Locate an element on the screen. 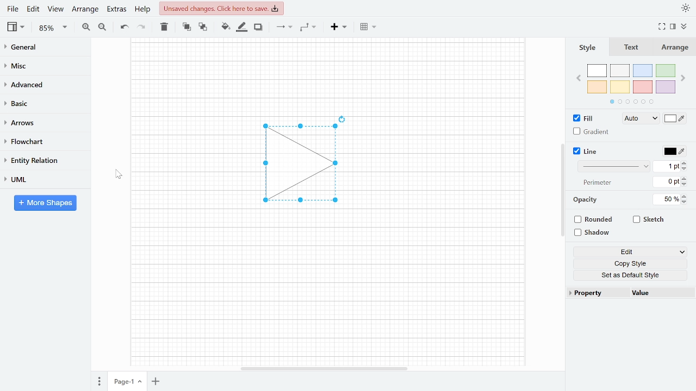 This screenshot has height=391, width=696. Zoom in is located at coordinates (86, 27).